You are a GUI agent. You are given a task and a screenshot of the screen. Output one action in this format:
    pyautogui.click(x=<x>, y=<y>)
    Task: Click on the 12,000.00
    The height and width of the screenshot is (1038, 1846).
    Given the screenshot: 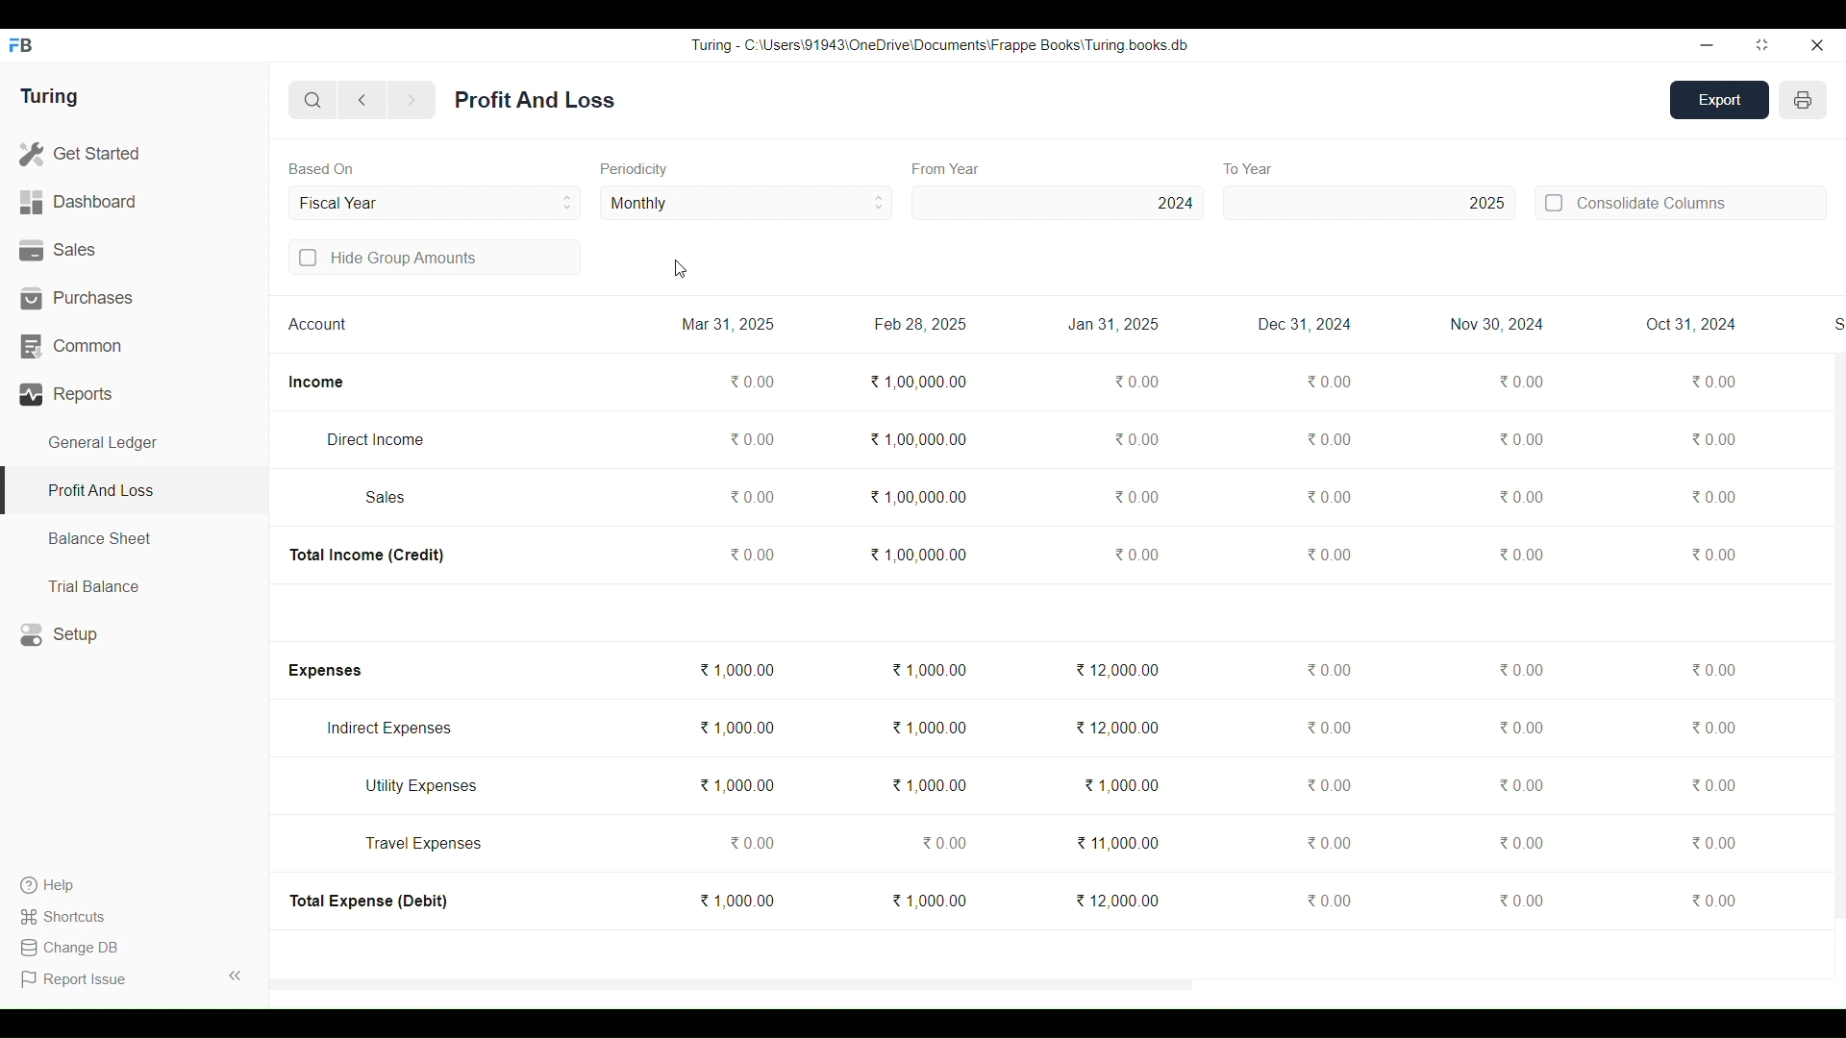 What is the action you would take?
    pyautogui.click(x=1118, y=671)
    